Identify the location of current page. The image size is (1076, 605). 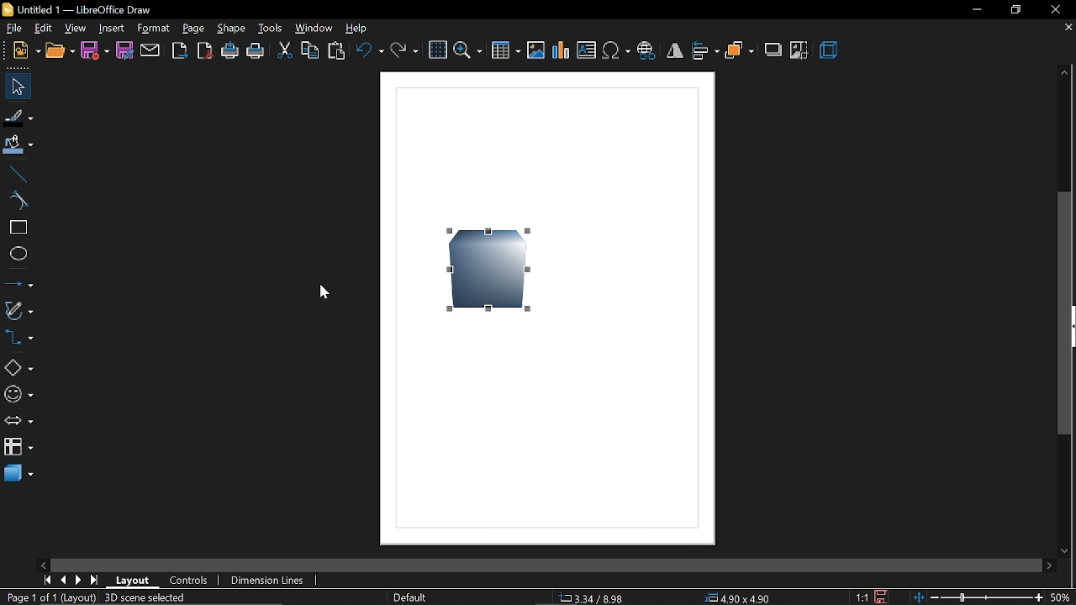
(49, 598).